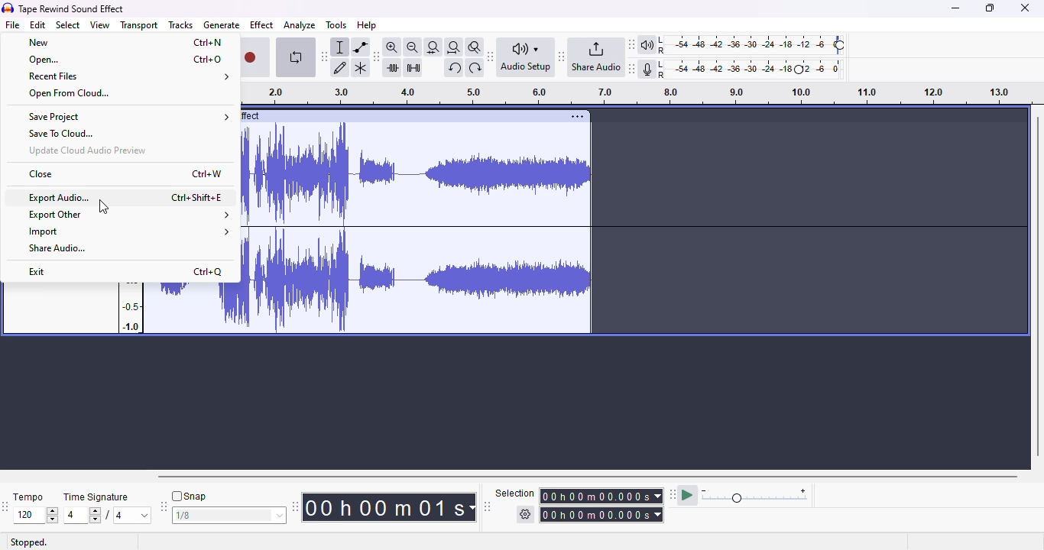  What do you see at coordinates (209, 272) in the screenshot?
I see `shortcut for exit` at bounding box center [209, 272].